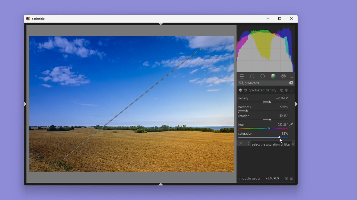 This screenshot has width=357, height=200. What do you see at coordinates (287, 90) in the screenshot?
I see `reset` at bounding box center [287, 90].